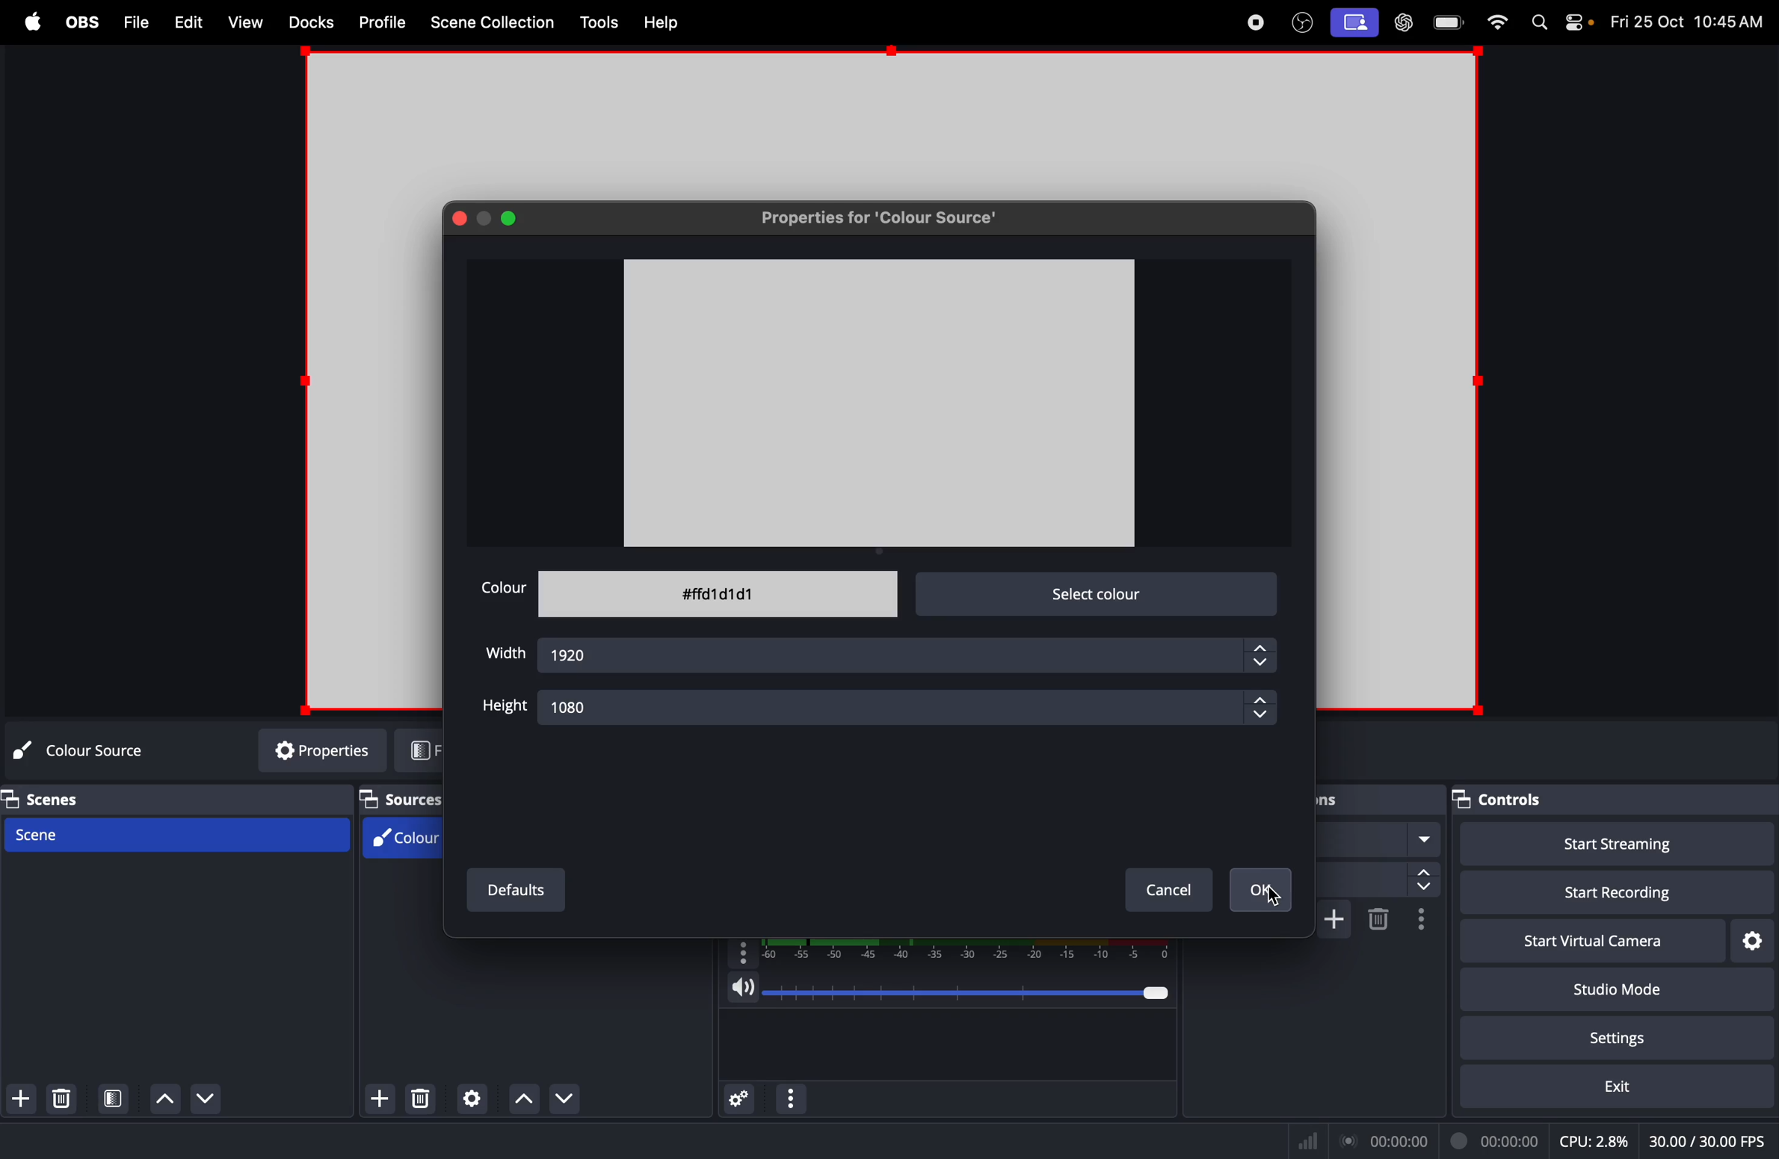 The image size is (1779, 1159). I want to click on Move scene up, so click(214, 1102).